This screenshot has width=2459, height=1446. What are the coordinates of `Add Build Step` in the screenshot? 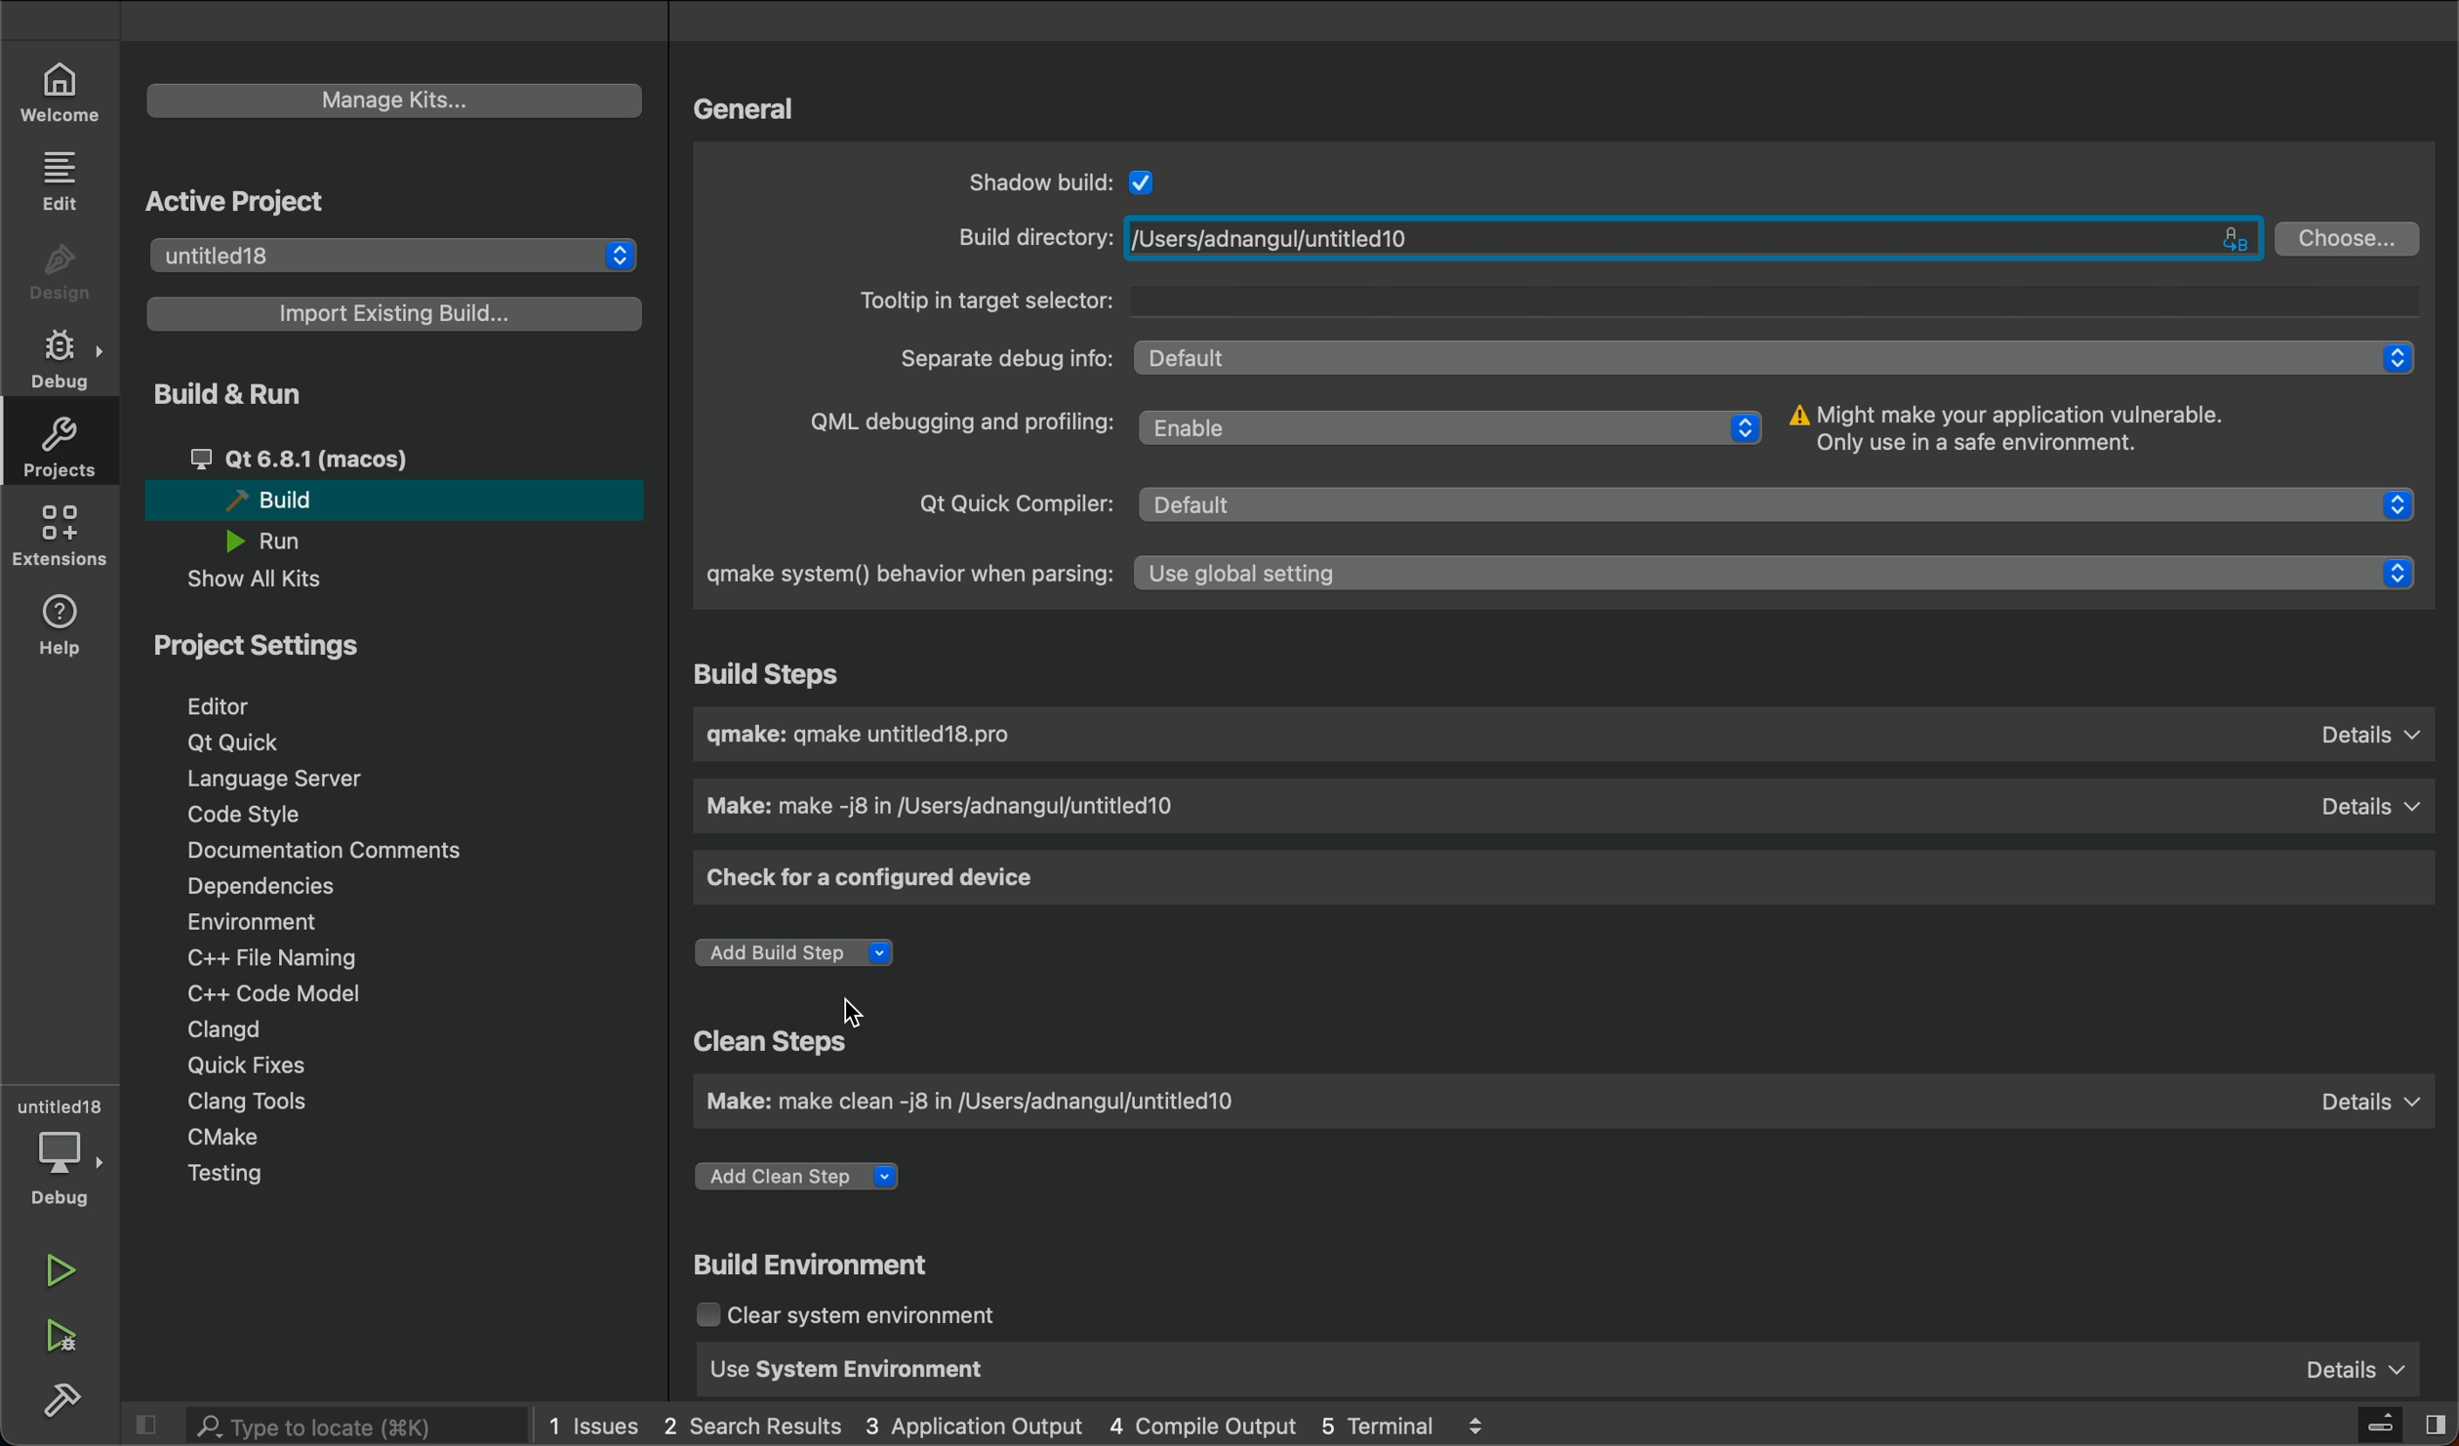 It's located at (802, 953).